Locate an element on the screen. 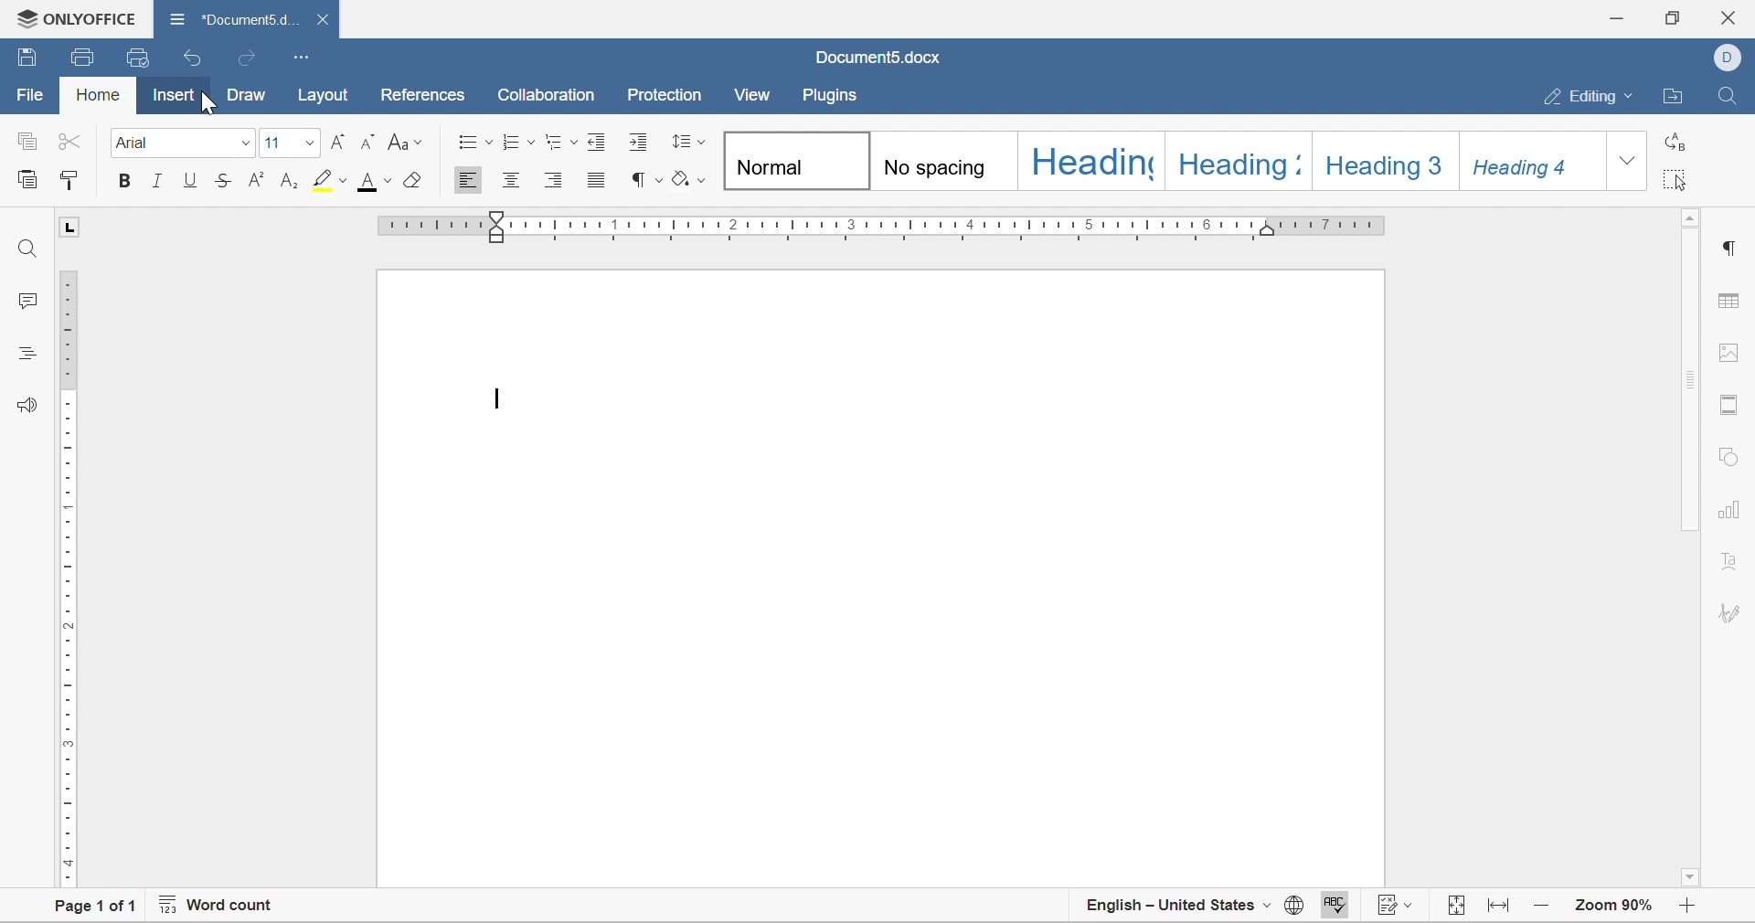 The width and height of the screenshot is (1755, 923). decrease indent is located at coordinates (596, 142).